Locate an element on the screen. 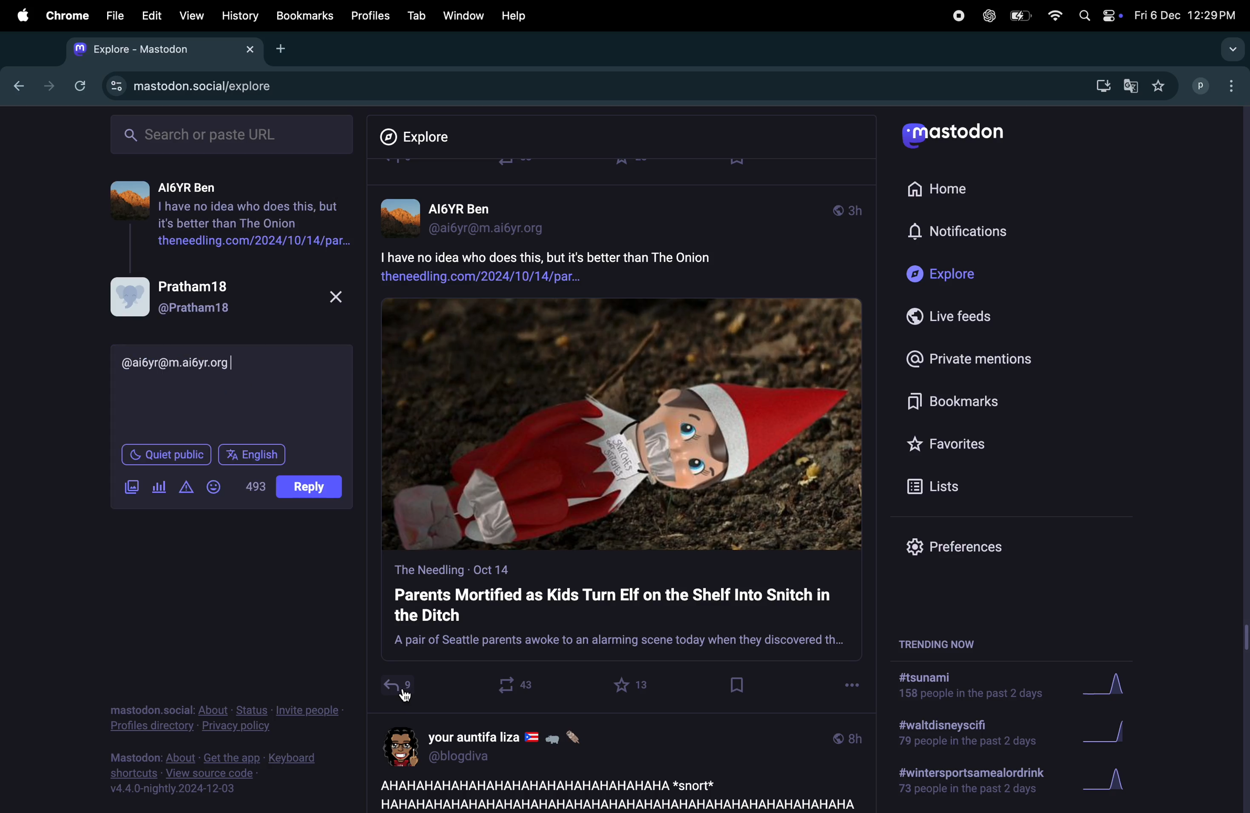  options is located at coordinates (852, 682).